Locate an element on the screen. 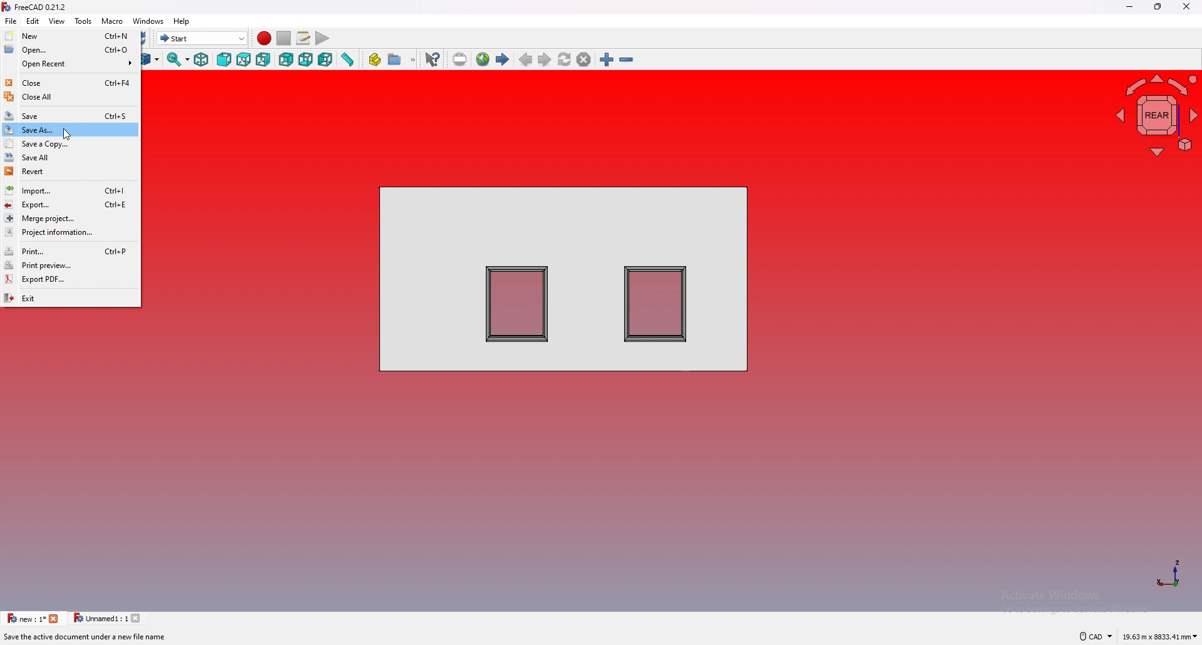 Image resolution: width=1202 pixels, height=645 pixels. make group is located at coordinates (402, 59).